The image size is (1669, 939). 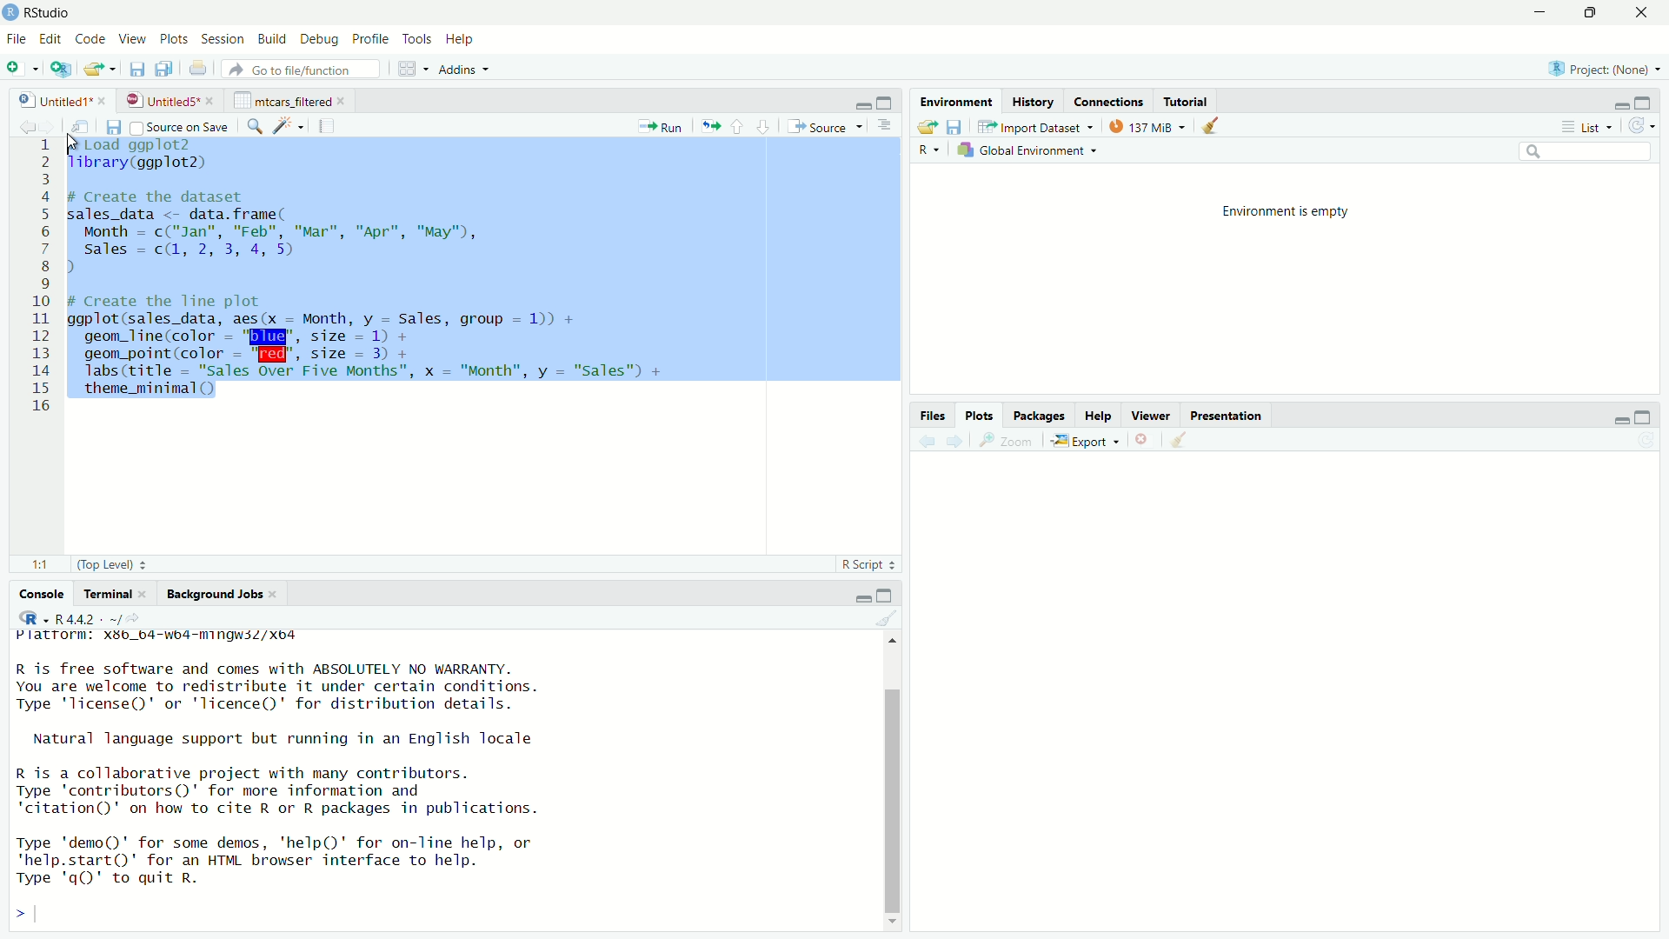 I want to click on save, so click(x=957, y=128).